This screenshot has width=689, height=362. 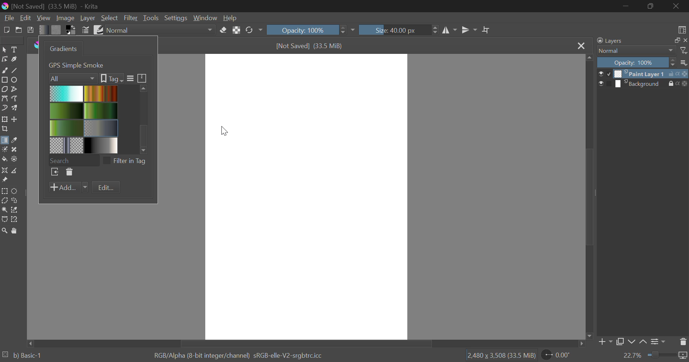 What do you see at coordinates (4, 201) in the screenshot?
I see `Polygon Selection` at bounding box center [4, 201].